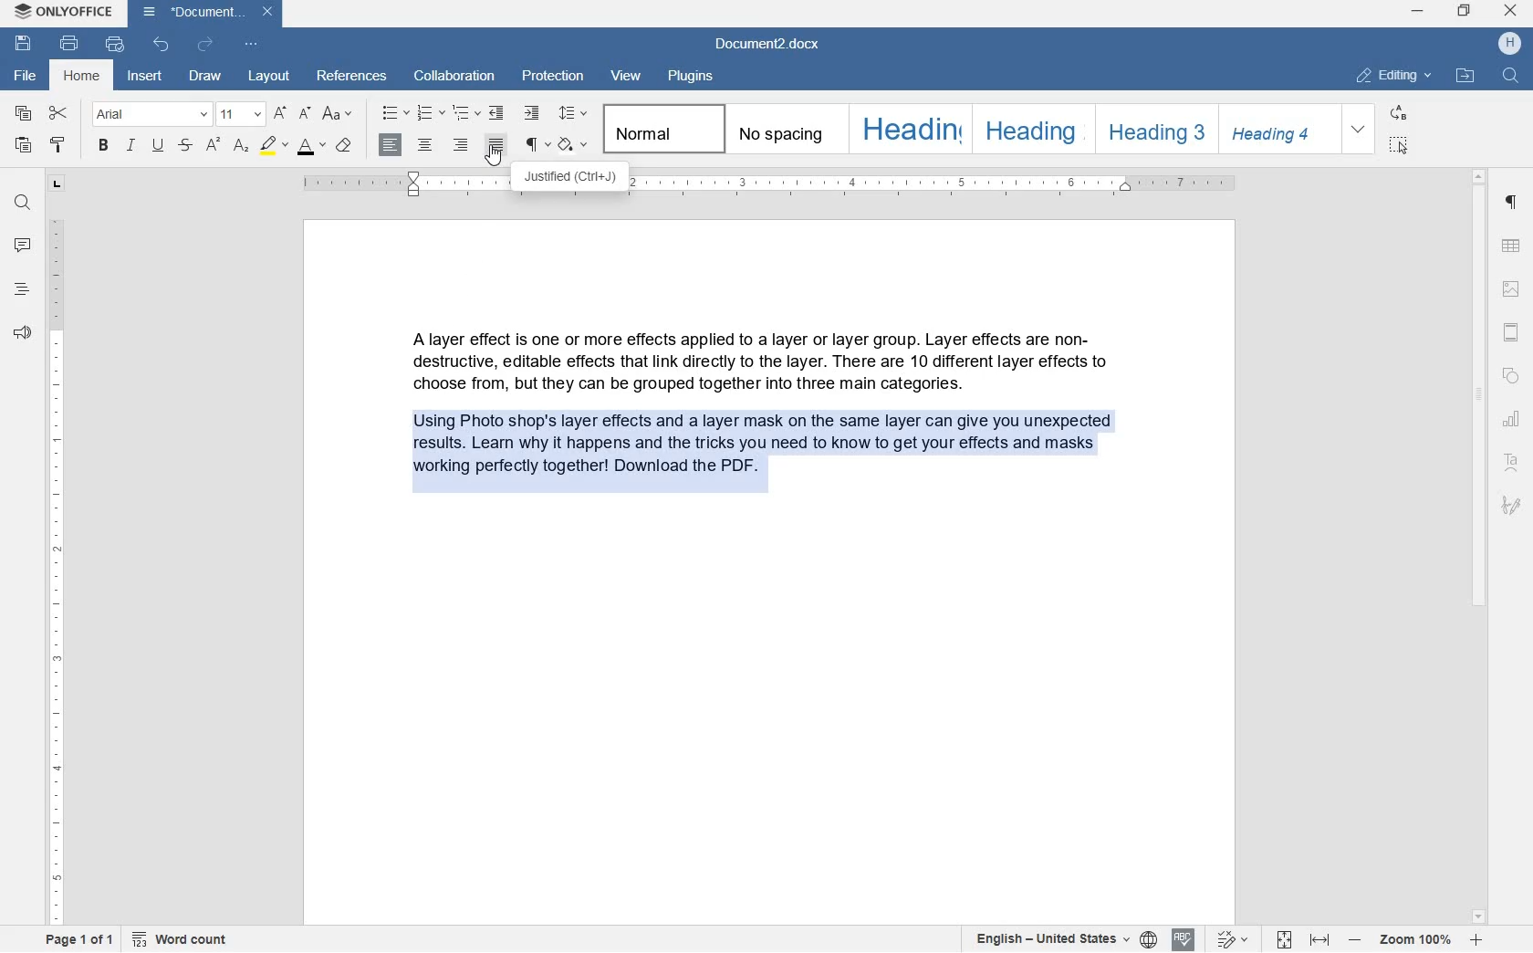 This screenshot has height=953, width=1533. Describe the element at coordinates (269, 74) in the screenshot. I see `LAYOUT` at that location.